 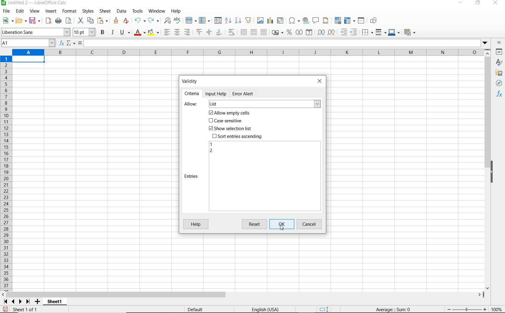 What do you see at coordinates (216, 94) in the screenshot?
I see `Input help` at bounding box center [216, 94].